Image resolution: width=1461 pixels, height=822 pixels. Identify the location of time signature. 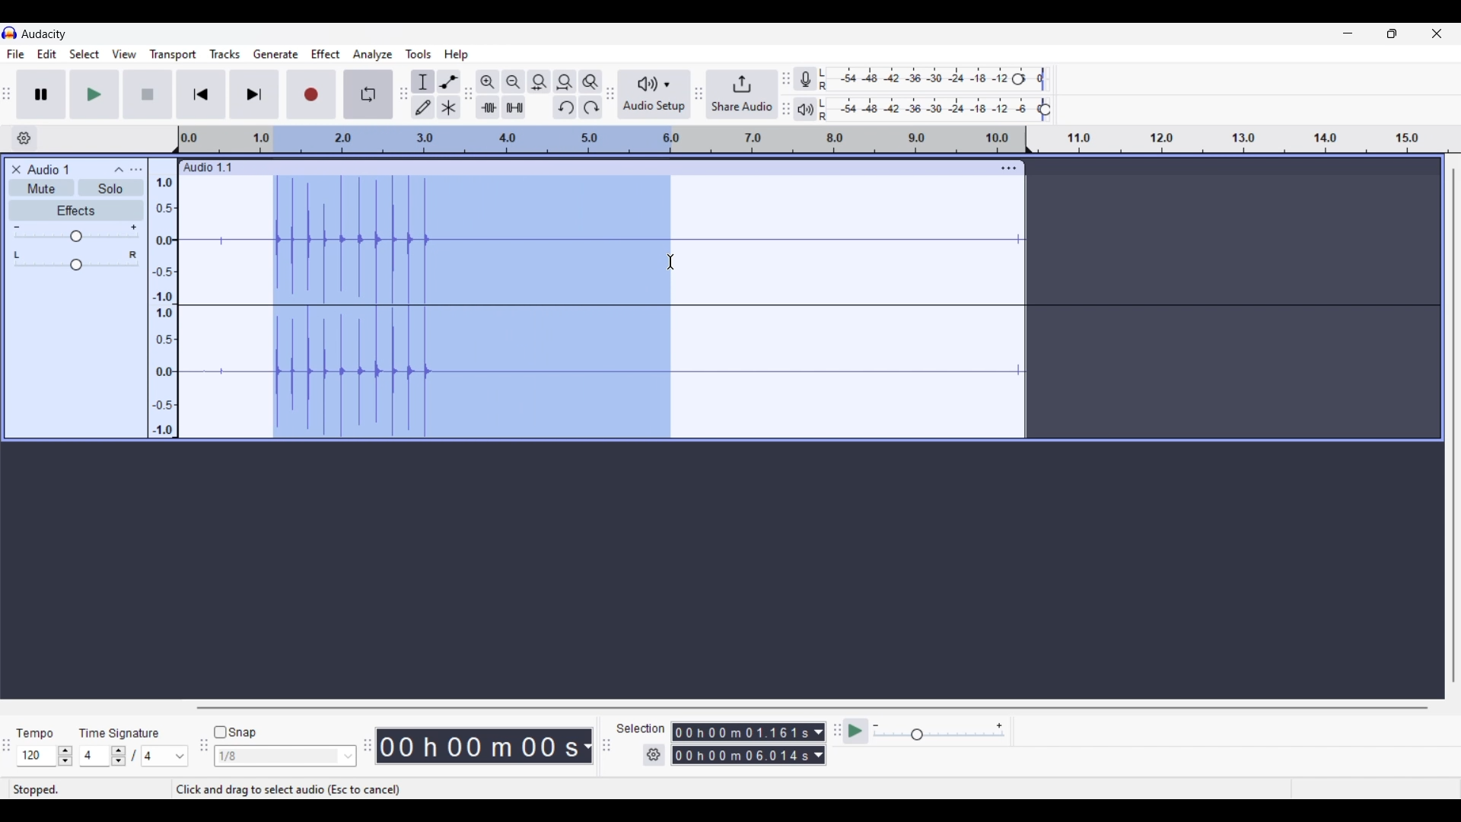
(118, 735).